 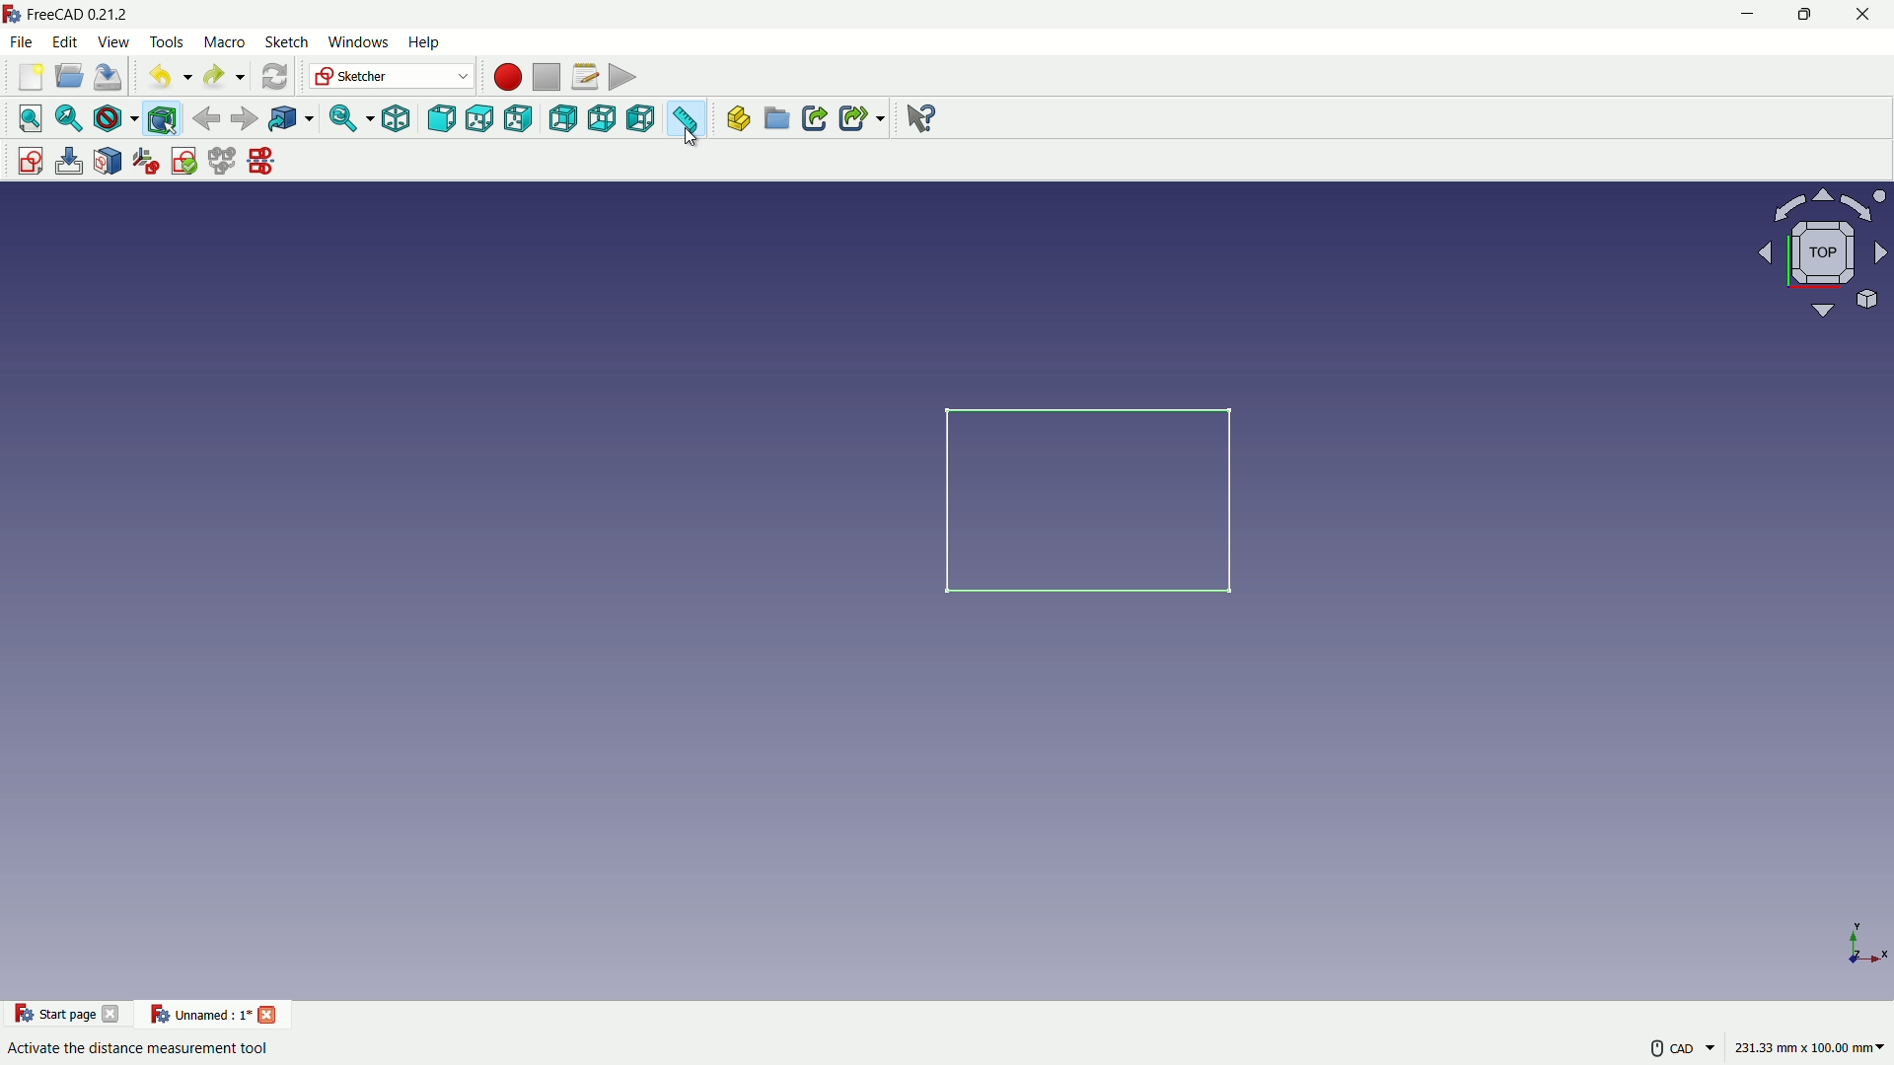 I want to click on help menu, so click(x=426, y=43).